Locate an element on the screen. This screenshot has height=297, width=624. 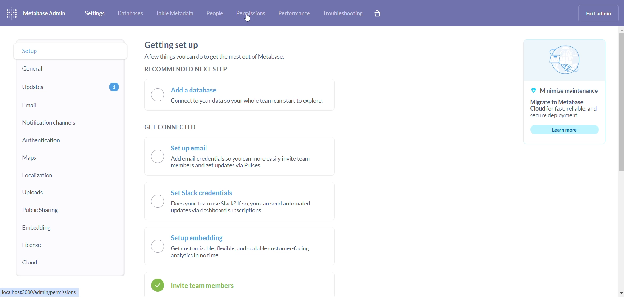
uploads is located at coordinates (55, 196).